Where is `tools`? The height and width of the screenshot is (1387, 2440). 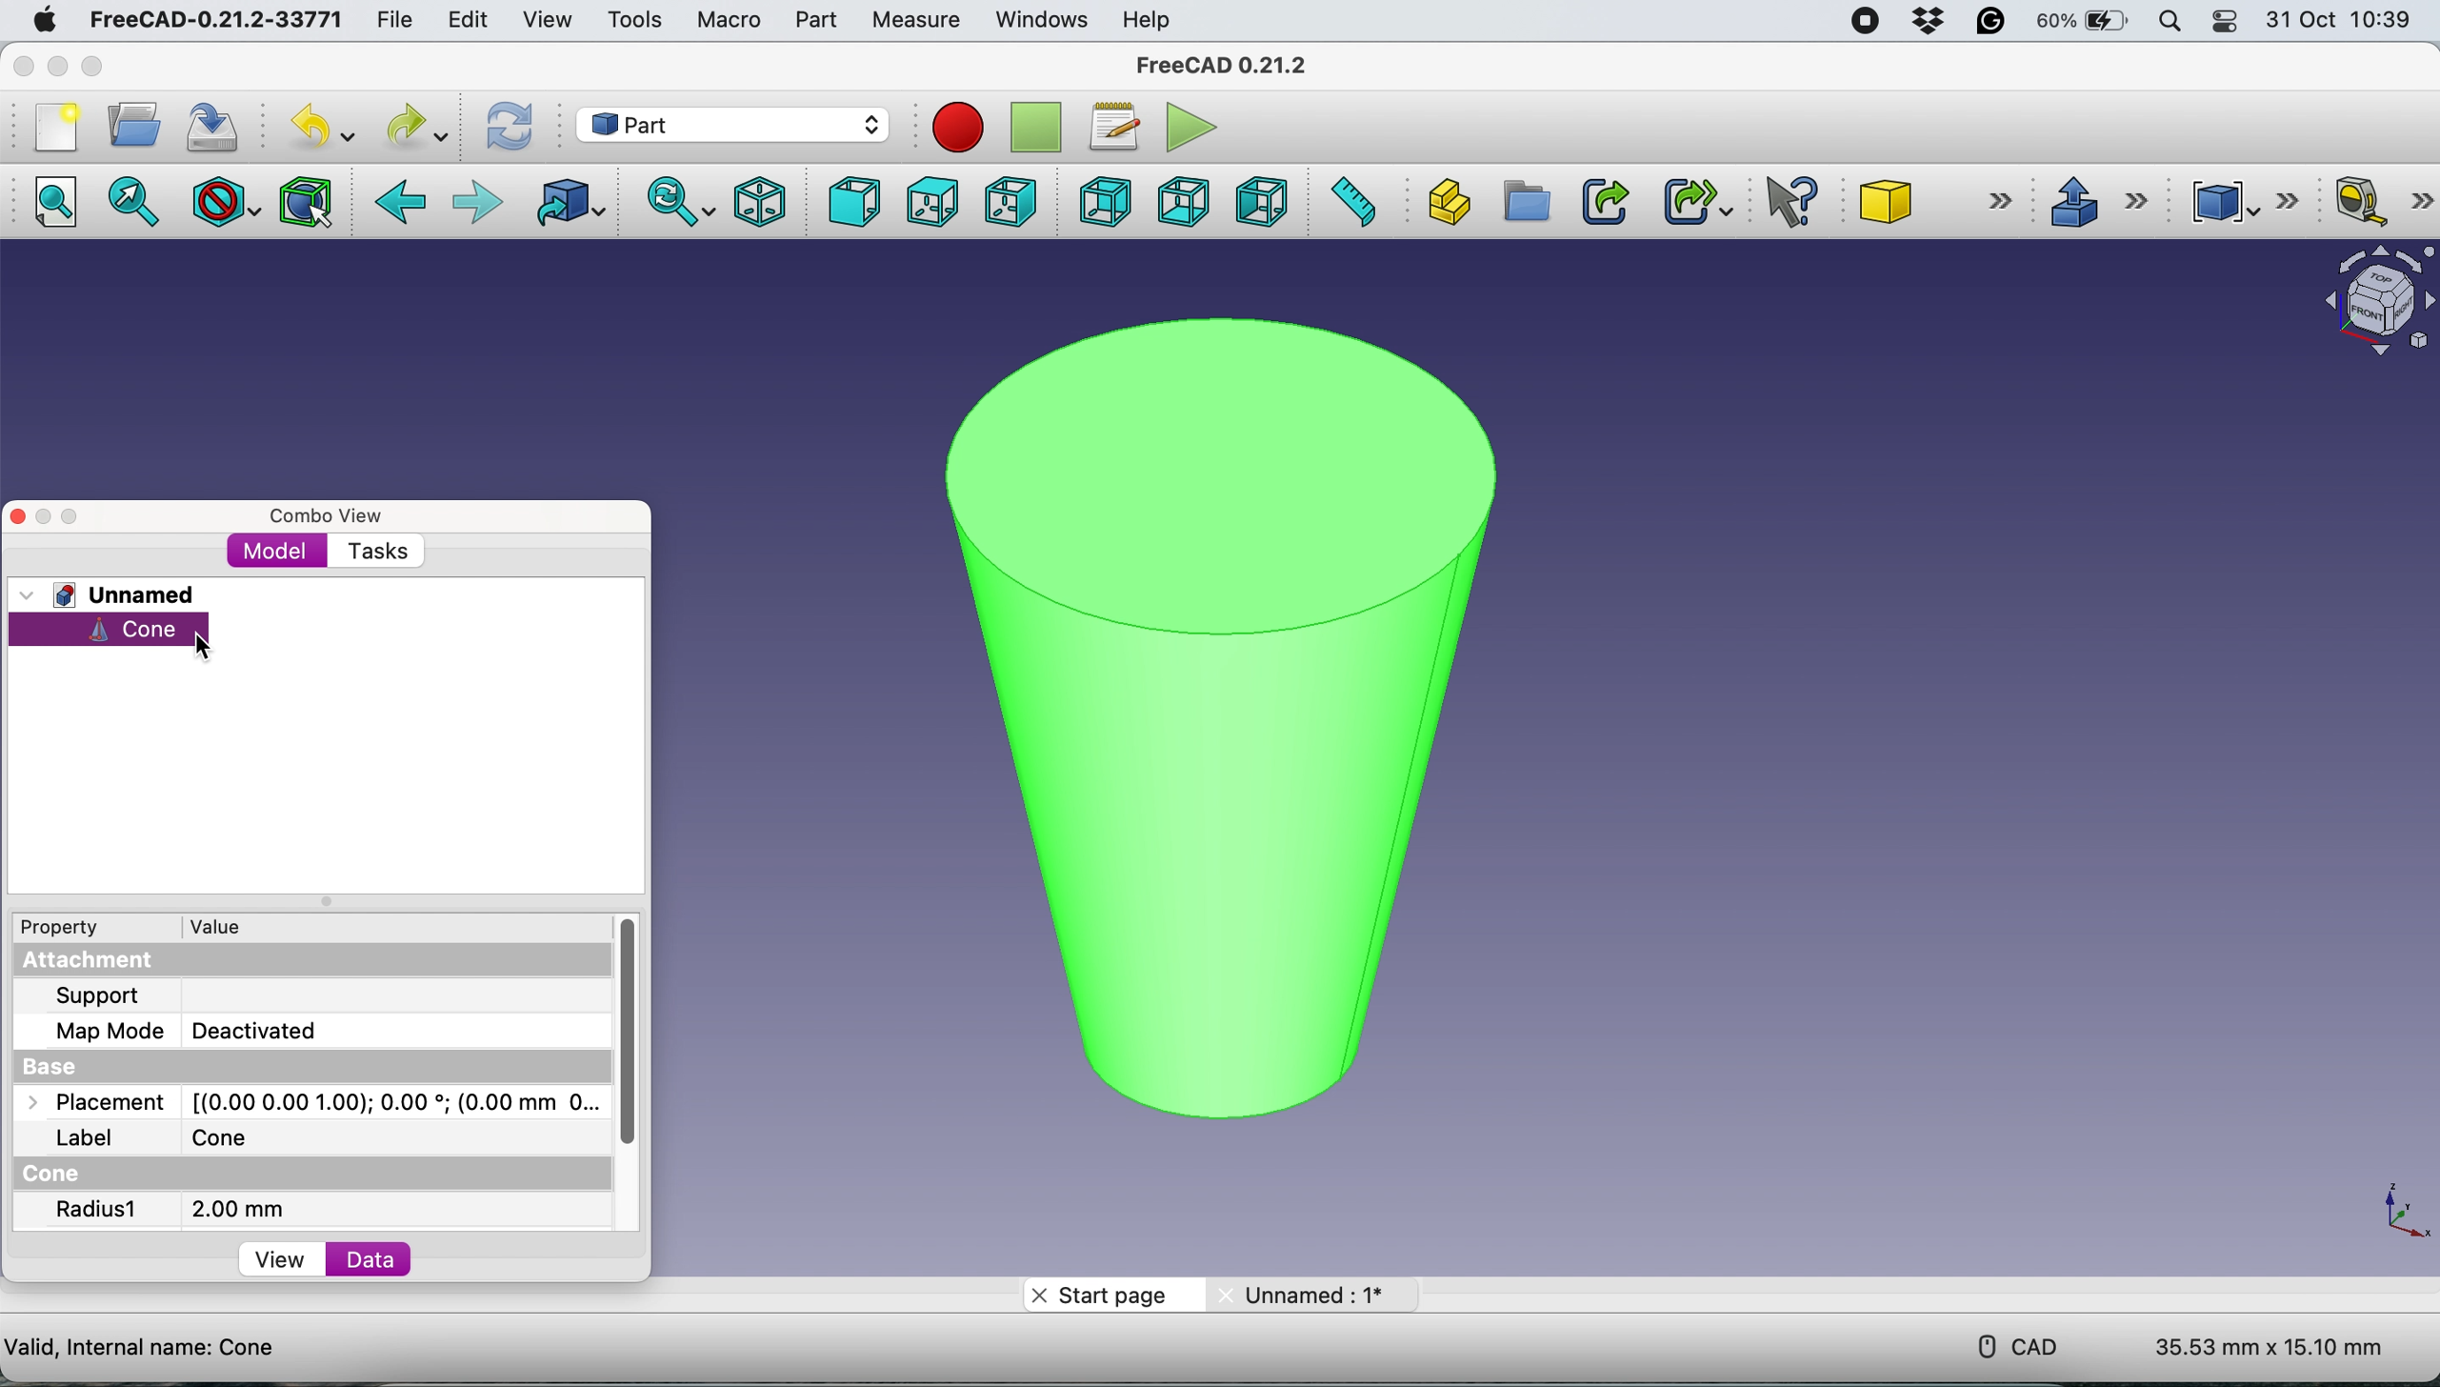 tools is located at coordinates (635, 21).